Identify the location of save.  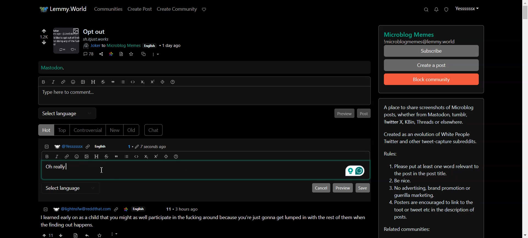
(131, 54).